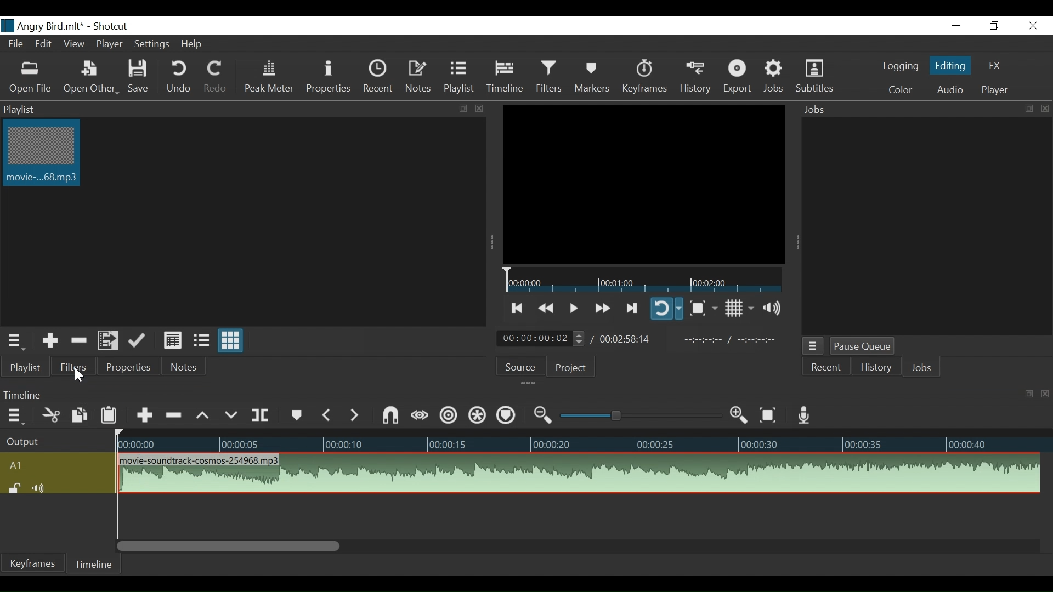 This screenshot has width=1053, height=592. Describe the element at coordinates (330, 76) in the screenshot. I see `Properties` at that location.